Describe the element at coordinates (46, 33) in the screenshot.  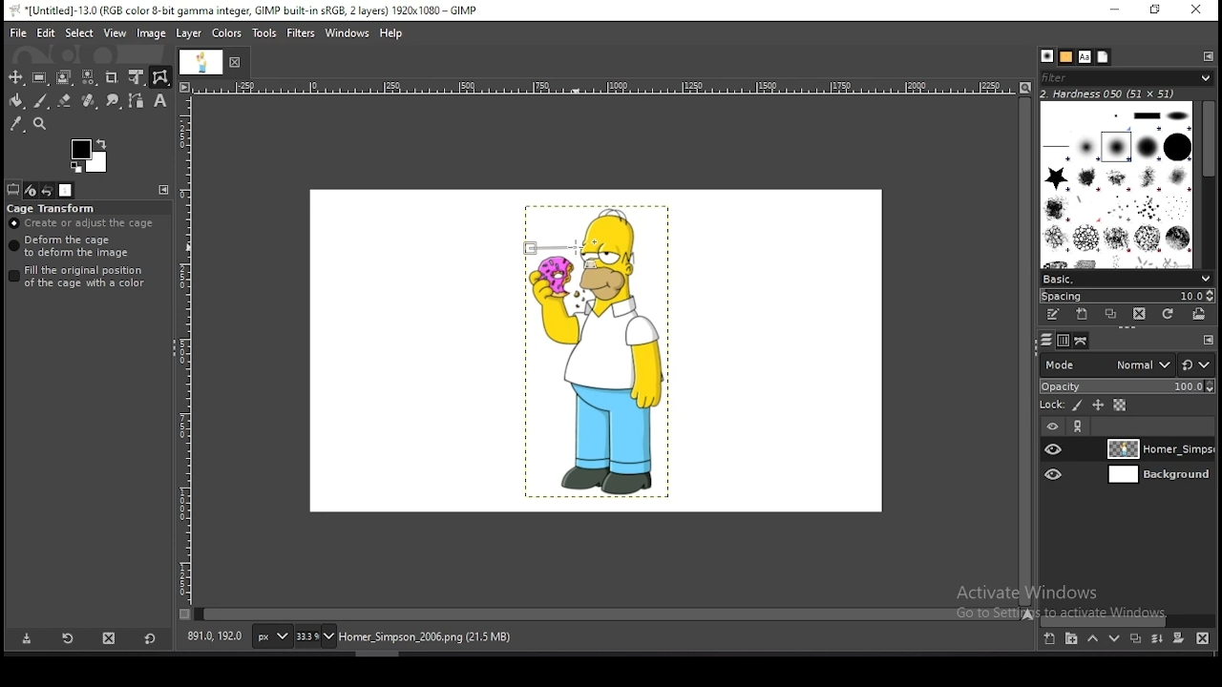
I see `edit` at that location.